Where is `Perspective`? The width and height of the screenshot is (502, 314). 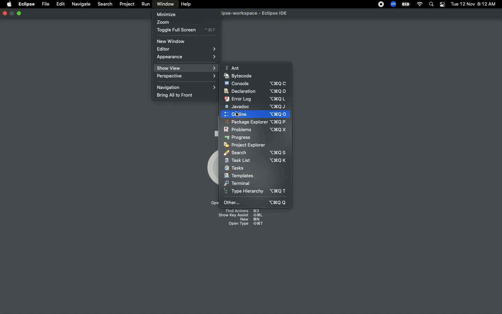
Perspective is located at coordinates (185, 77).